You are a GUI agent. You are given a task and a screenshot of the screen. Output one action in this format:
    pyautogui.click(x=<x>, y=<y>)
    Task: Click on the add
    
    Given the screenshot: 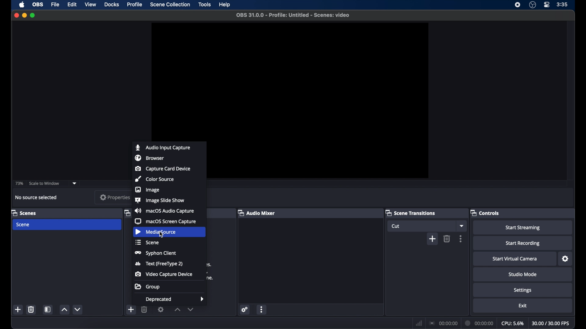 What is the action you would take?
    pyautogui.click(x=18, y=309)
    